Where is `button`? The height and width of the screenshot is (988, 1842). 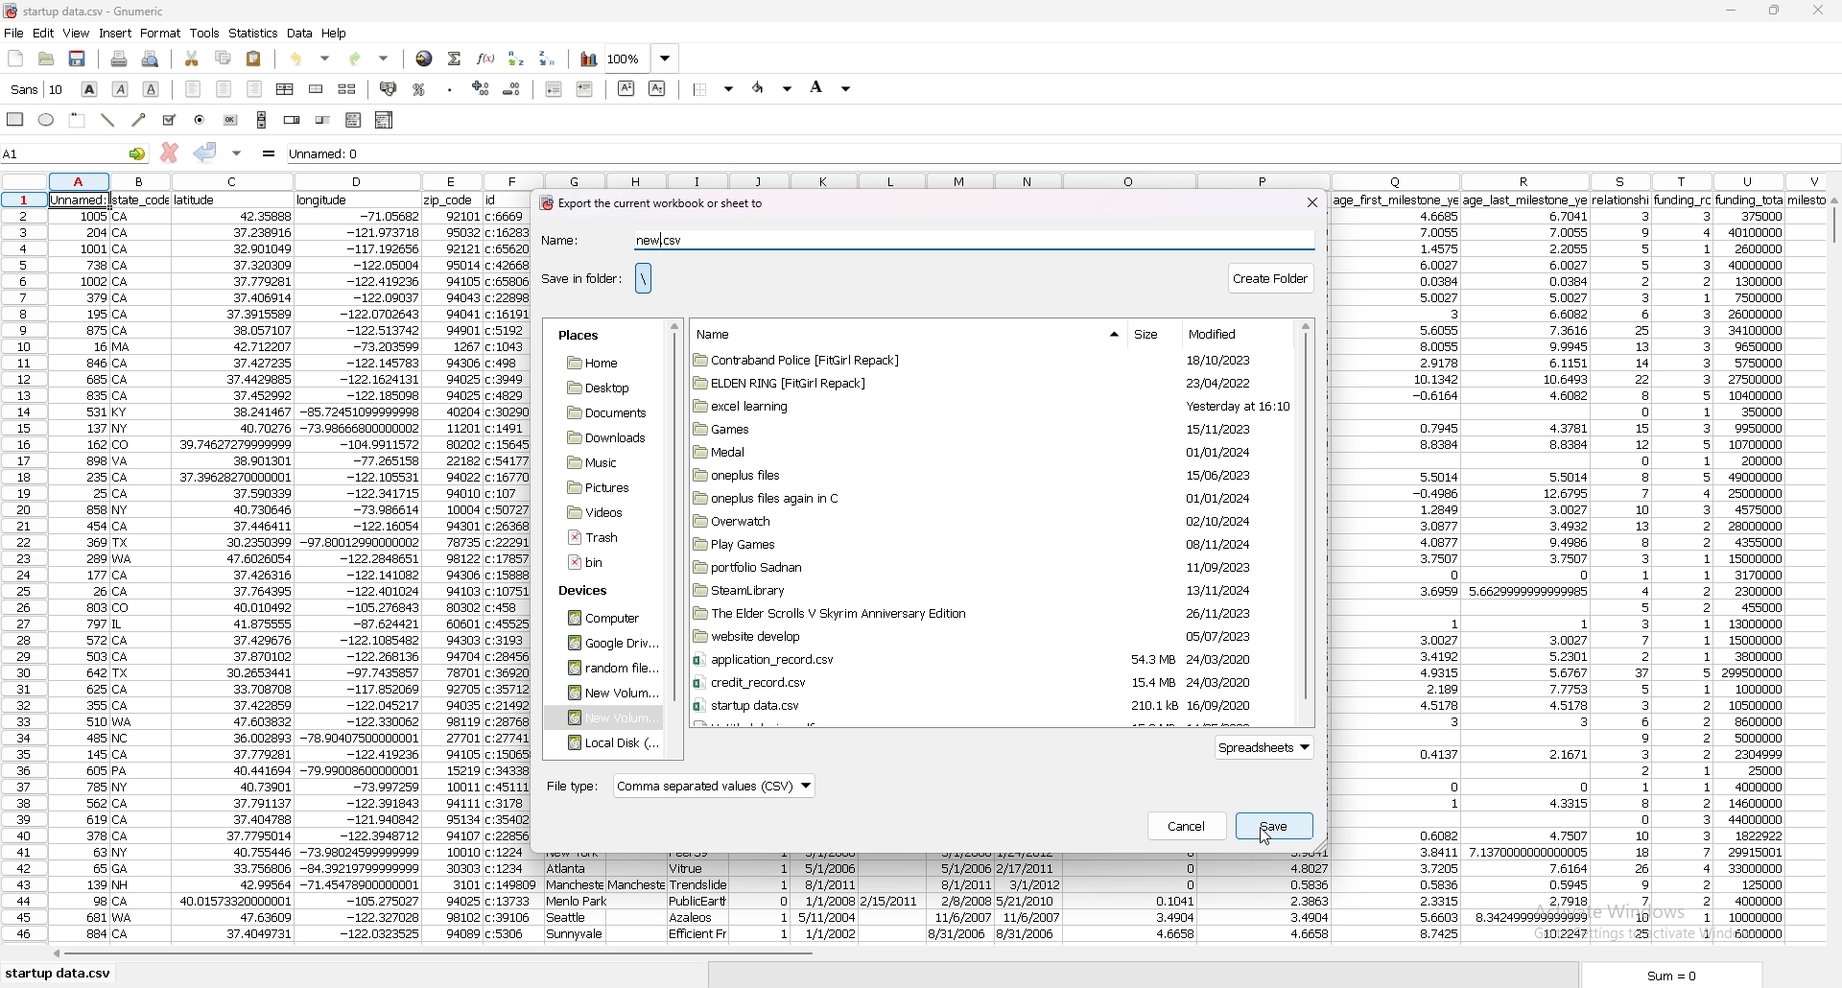 button is located at coordinates (231, 120).